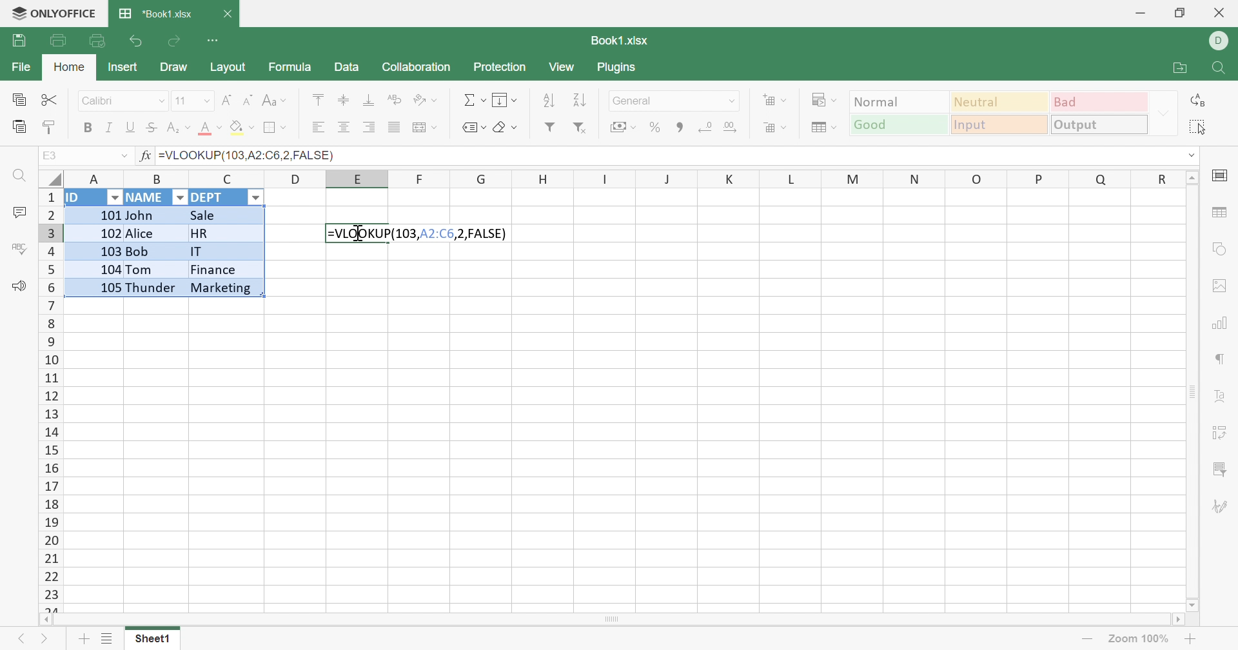  What do you see at coordinates (153, 639) in the screenshot?
I see `Sheet1` at bounding box center [153, 639].